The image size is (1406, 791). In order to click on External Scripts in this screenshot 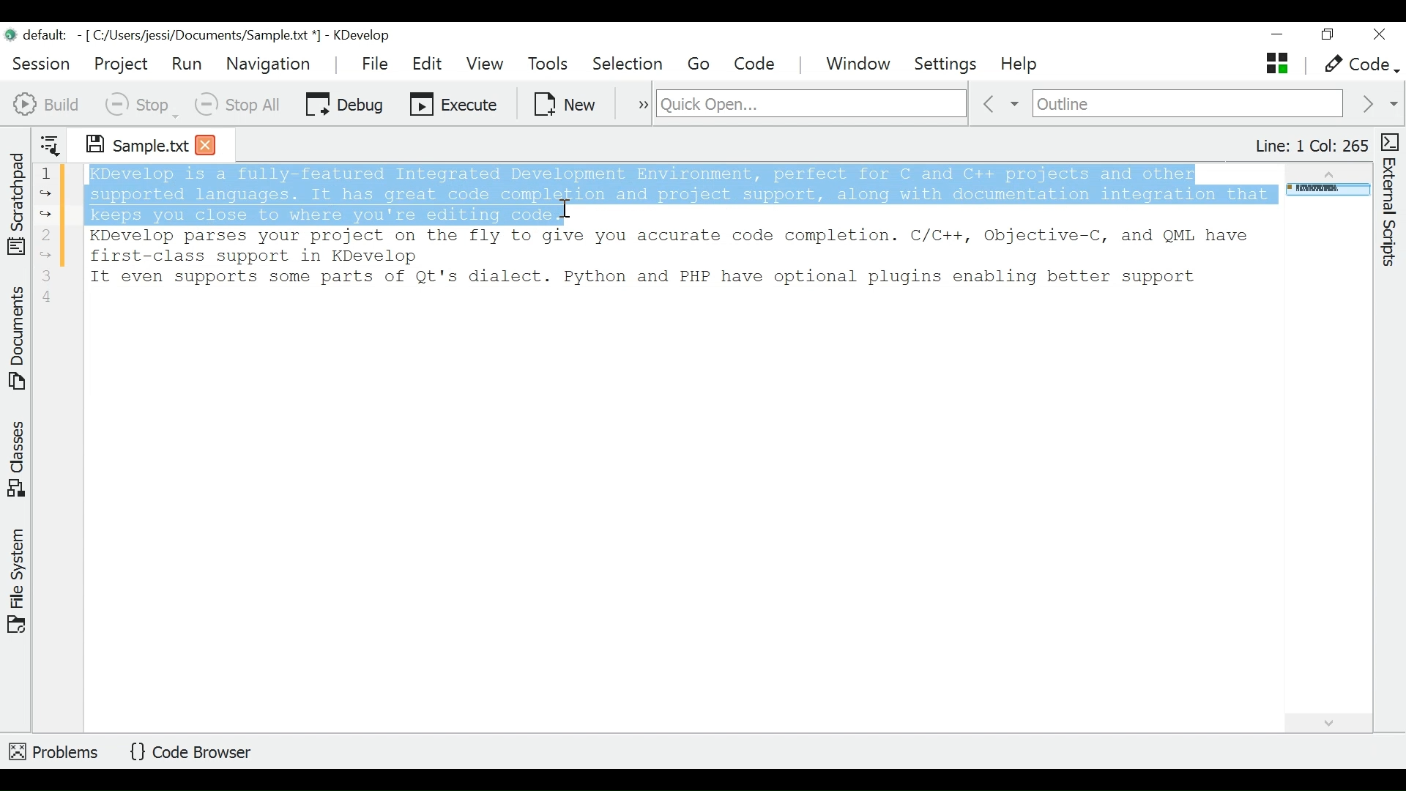, I will do `click(1392, 201)`.